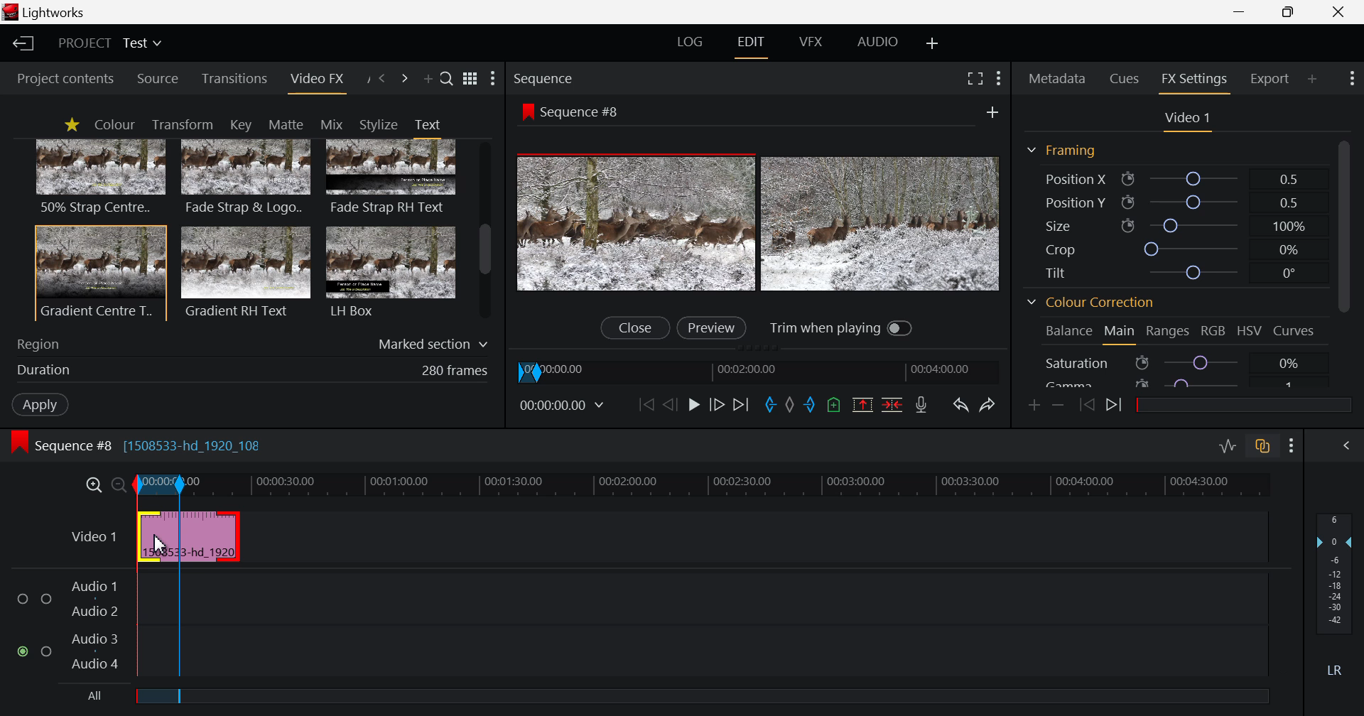 This screenshot has width=1364, height=716. Describe the element at coordinates (320, 82) in the screenshot. I see `Video FX Panel Open` at that location.